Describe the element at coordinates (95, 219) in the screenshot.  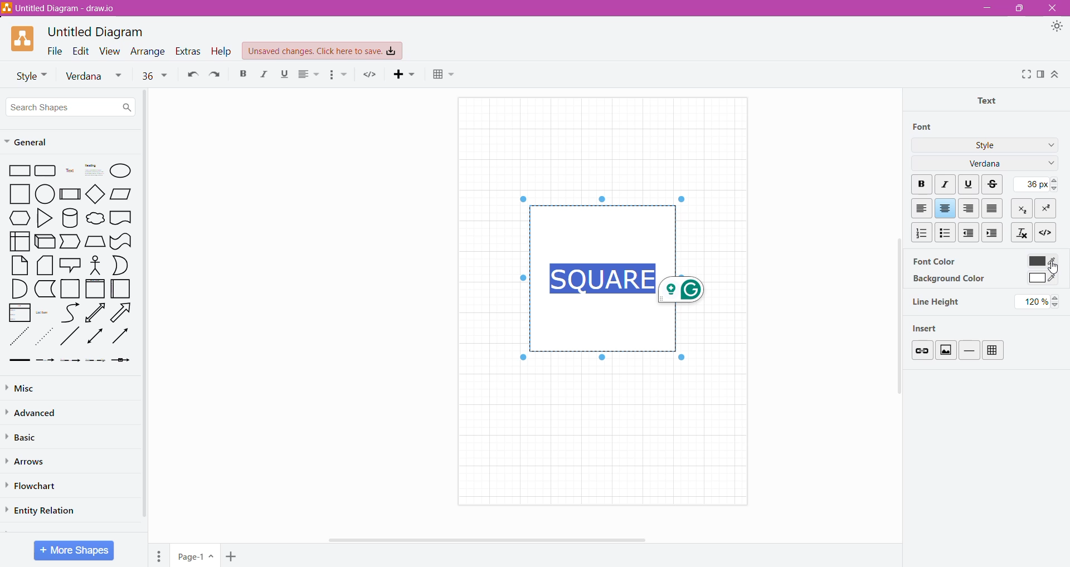
I see `cloud` at that location.